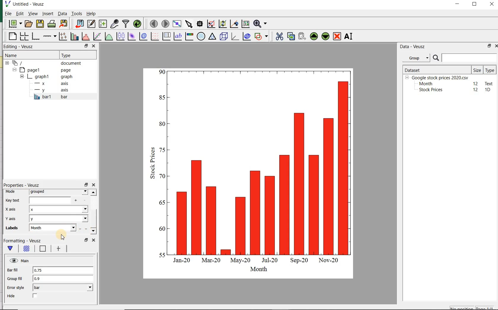 This screenshot has height=310, width=498. I want to click on y-axis, so click(50, 90).